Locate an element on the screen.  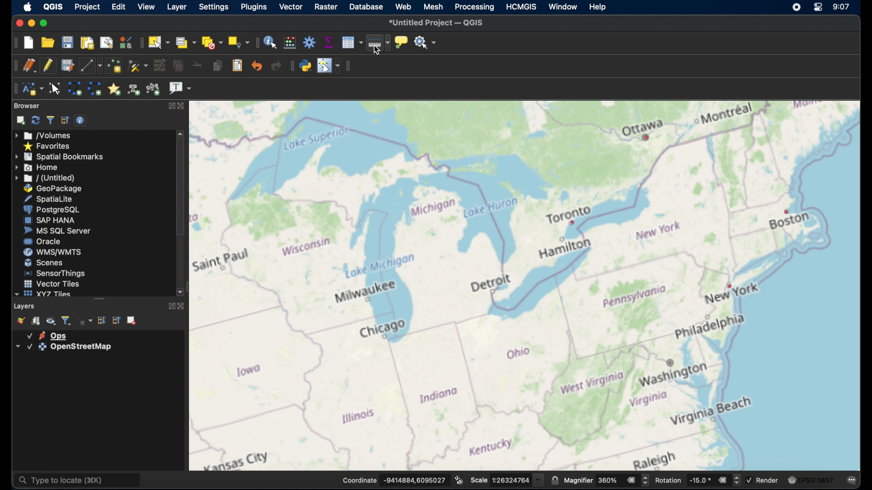
python console is located at coordinates (306, 64).